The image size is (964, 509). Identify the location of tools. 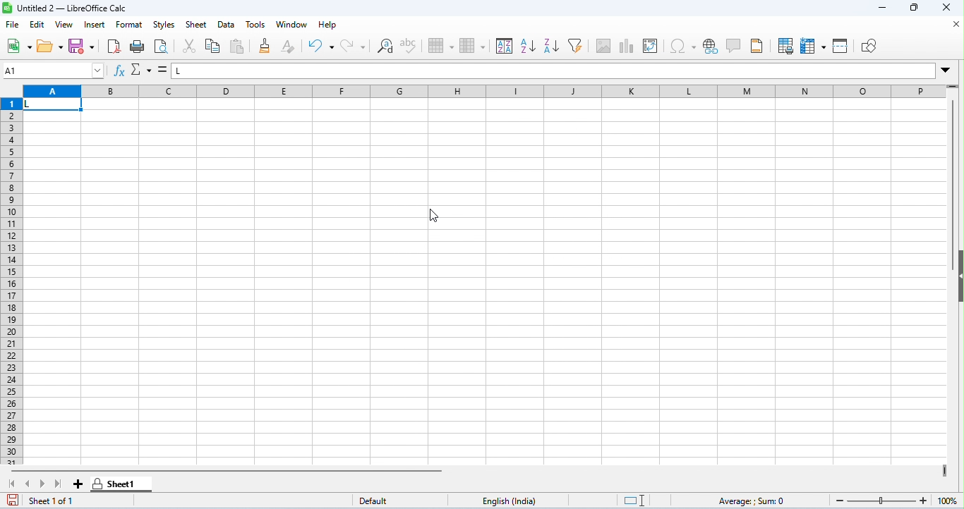
(257, 25).